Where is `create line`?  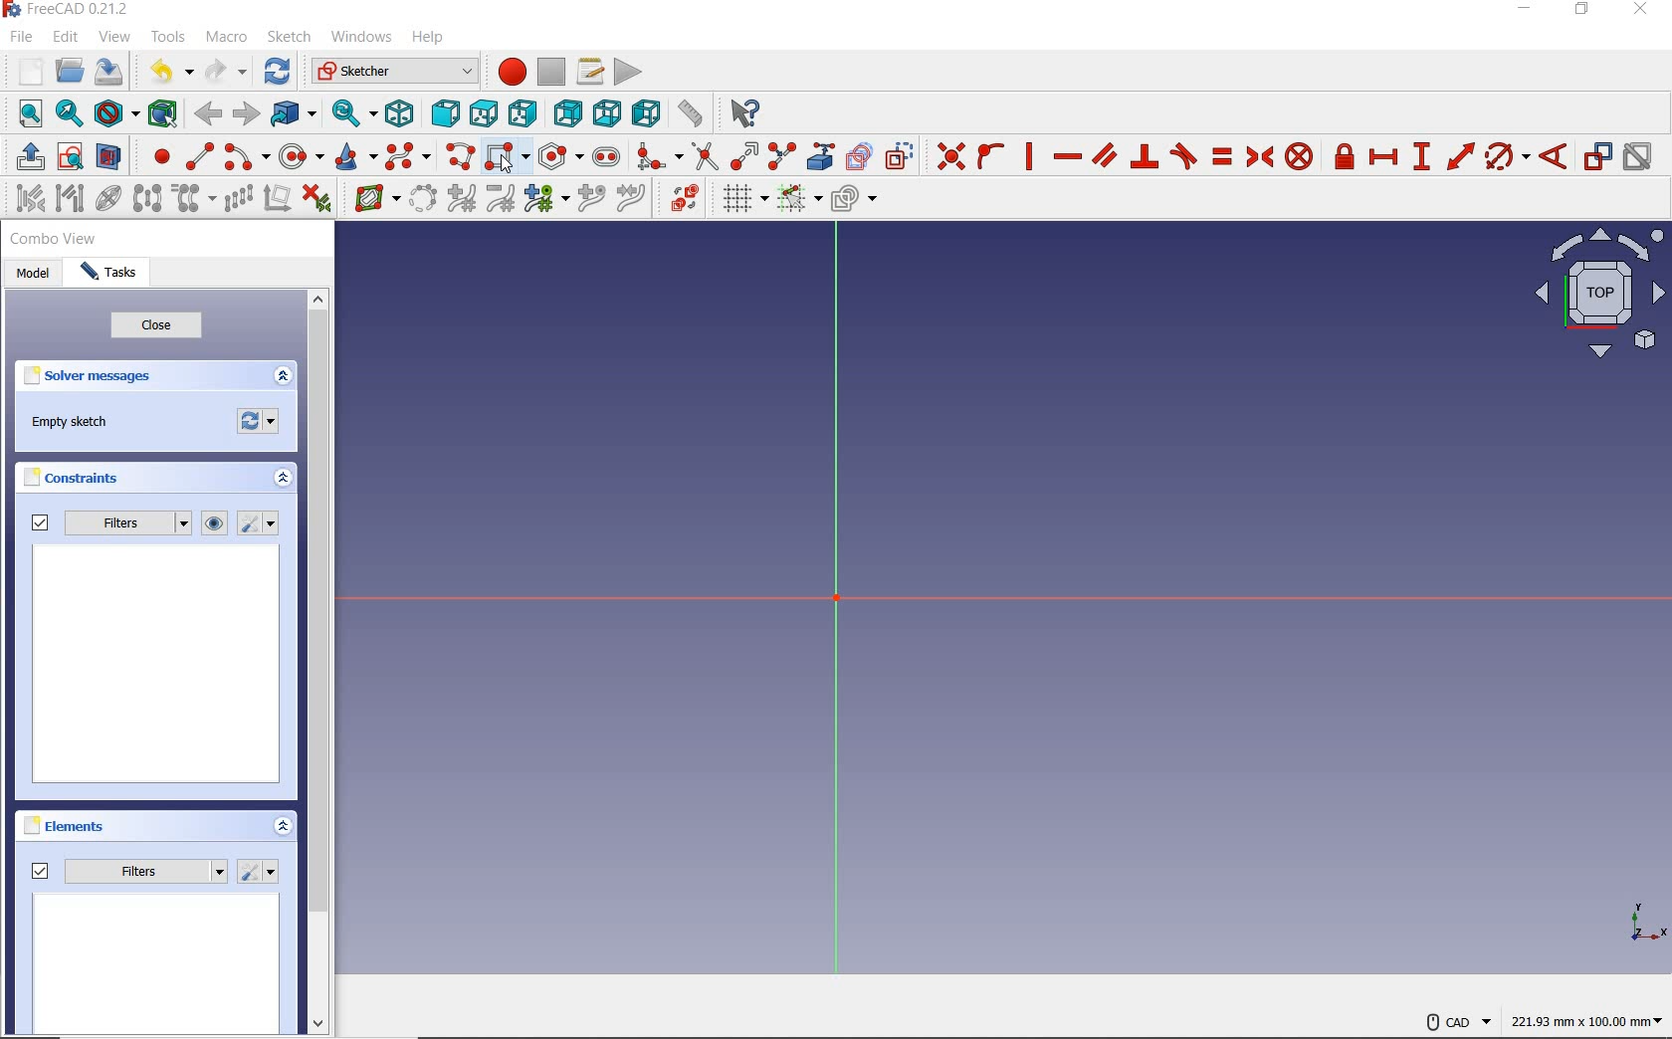
create line is located at coordinates (199, 156).